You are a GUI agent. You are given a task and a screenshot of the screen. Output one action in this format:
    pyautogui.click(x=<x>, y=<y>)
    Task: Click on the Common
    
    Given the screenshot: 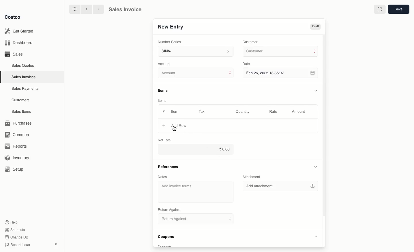 What is the action you would take?
    pyautogui.click(x=20, y=135)
    